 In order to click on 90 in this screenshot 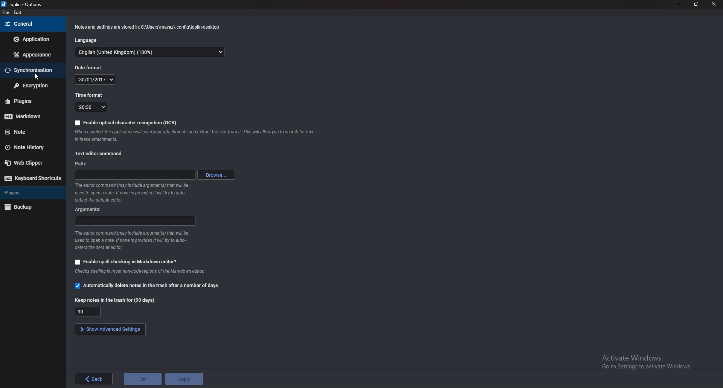, I will do `click(87, 312)`.